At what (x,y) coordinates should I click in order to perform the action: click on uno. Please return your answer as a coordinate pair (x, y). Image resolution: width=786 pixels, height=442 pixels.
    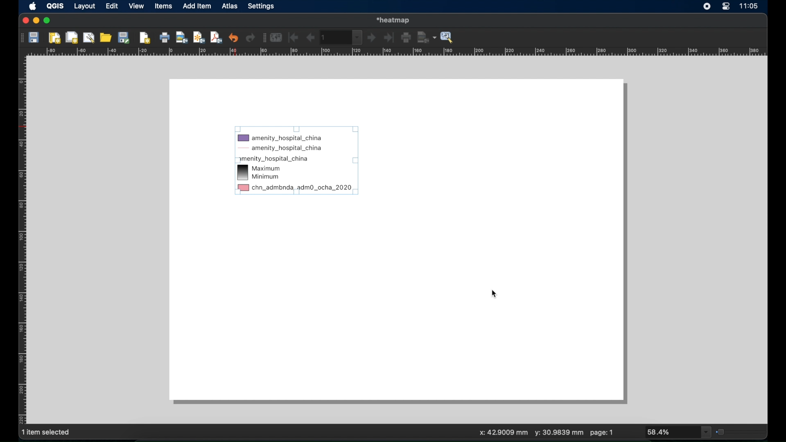
    Looking at the image, I should click on (234, 37).